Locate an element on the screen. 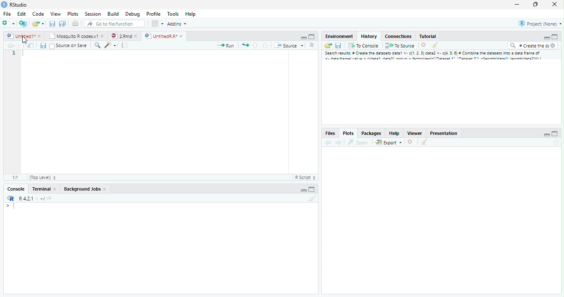 This screenshot has width=564, height=297. Maximize is located at coordinates (312, 36).